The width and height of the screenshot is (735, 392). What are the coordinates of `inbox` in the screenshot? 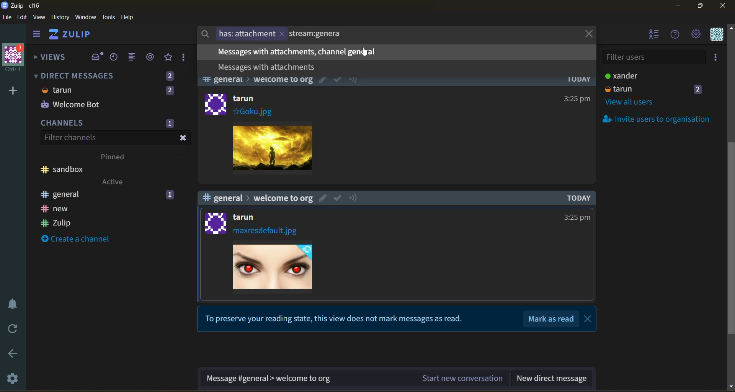 It's located at (96, 56).